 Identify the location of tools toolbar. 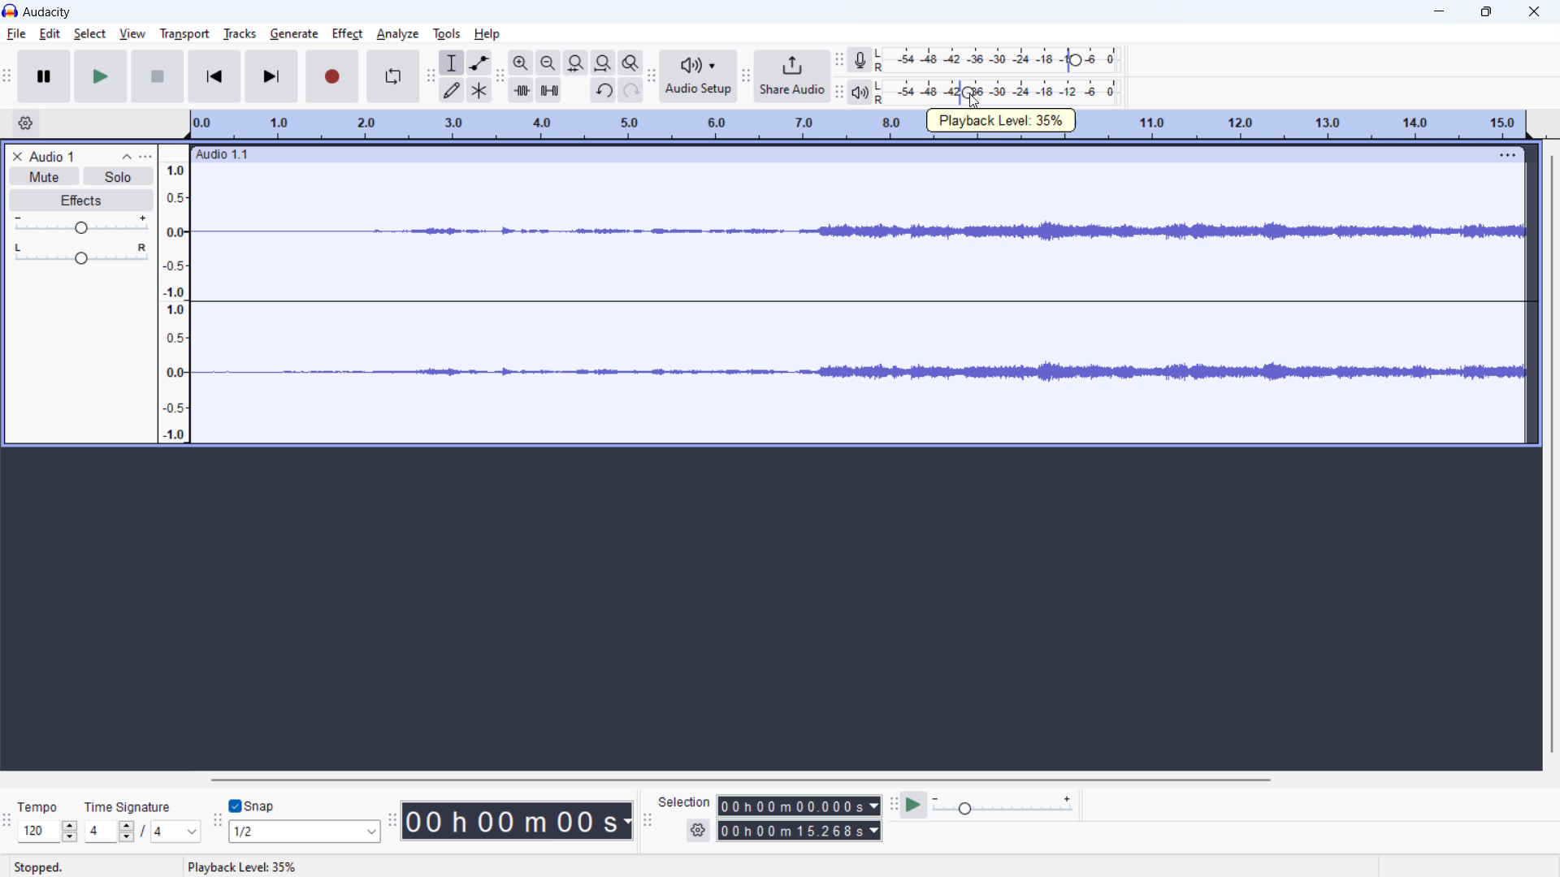
(429, 75).